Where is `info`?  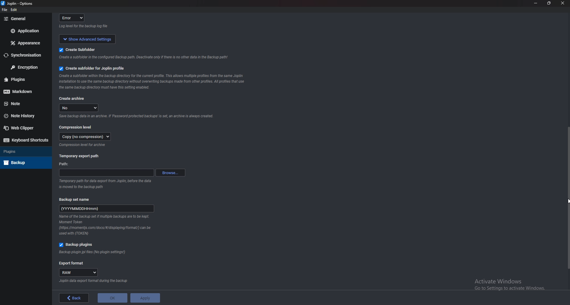 info is located at coordinates (107, 183).